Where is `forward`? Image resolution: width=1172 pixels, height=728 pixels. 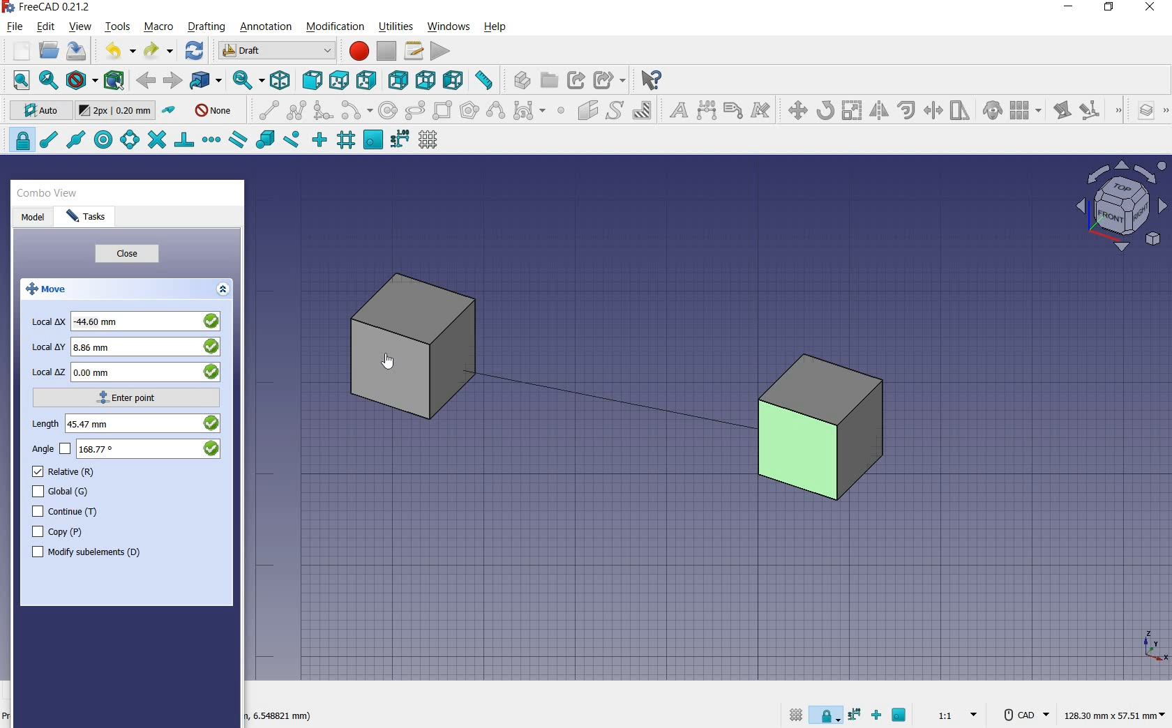 forward is located at coordinates (172, 81).